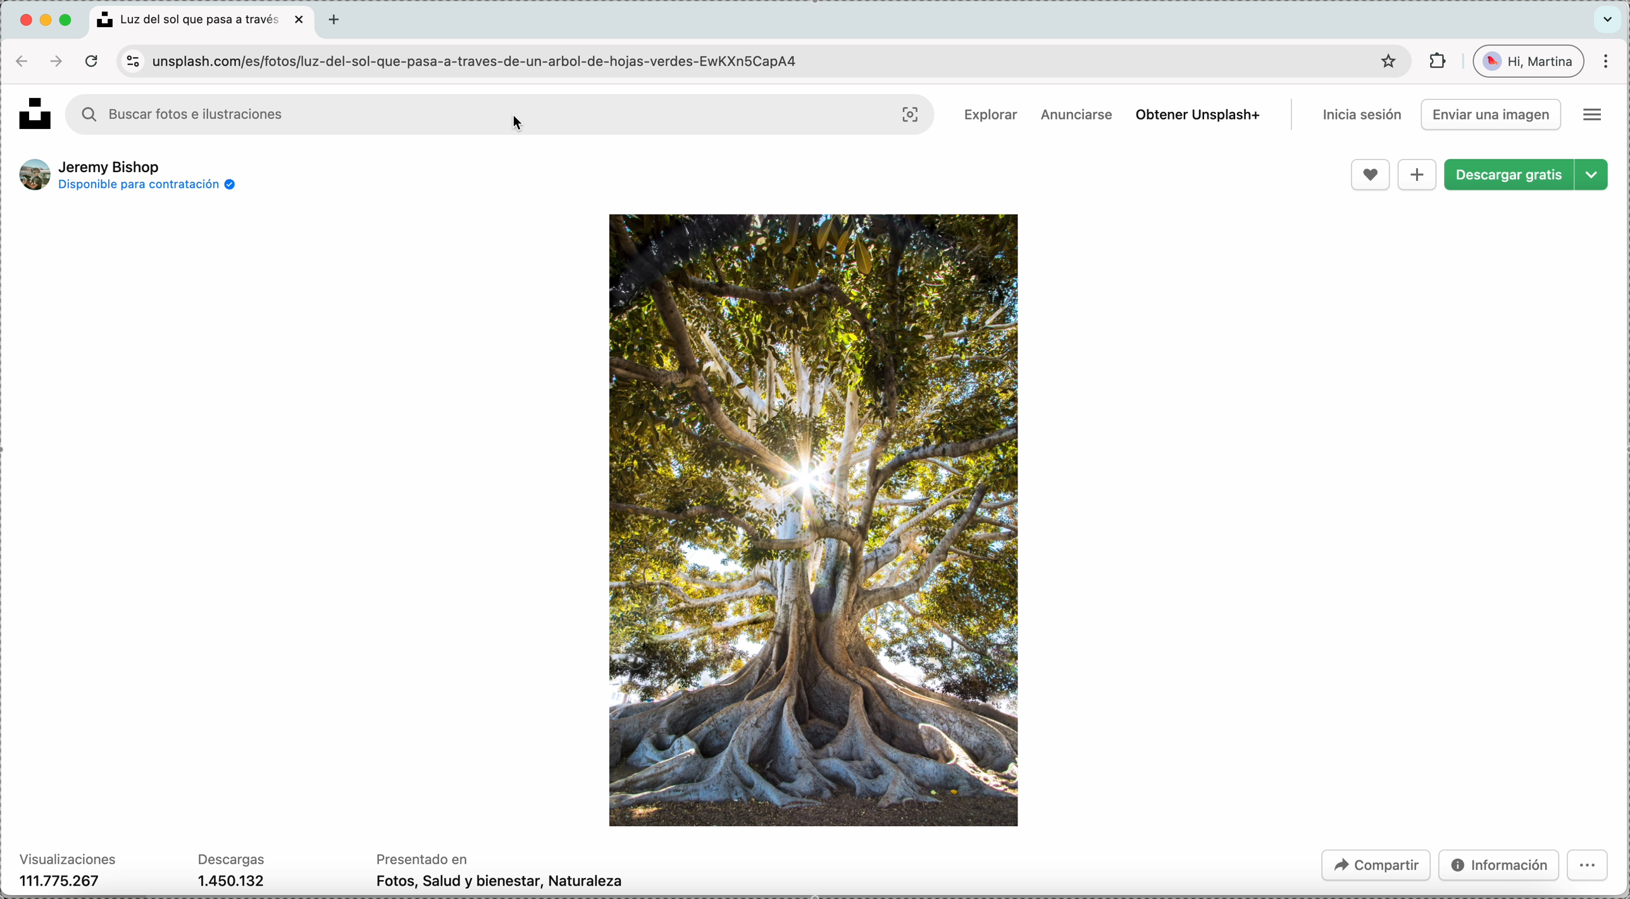 Image resolution: width=1630 pixels, height=899 pixels. What do you see at coordinates (1608, 61) in the screenshot?
I see `customize and control Google Chrome` at bounding box center [1608, 61].